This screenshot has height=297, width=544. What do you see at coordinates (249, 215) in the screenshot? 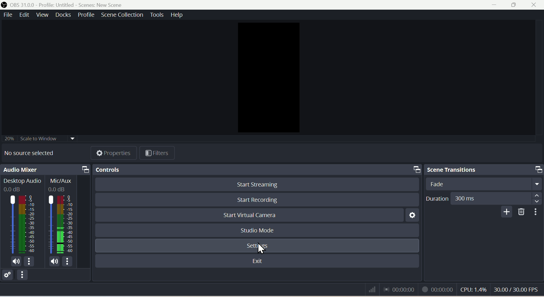
I see `Start virtual camera` at bounding box center [249, 215].